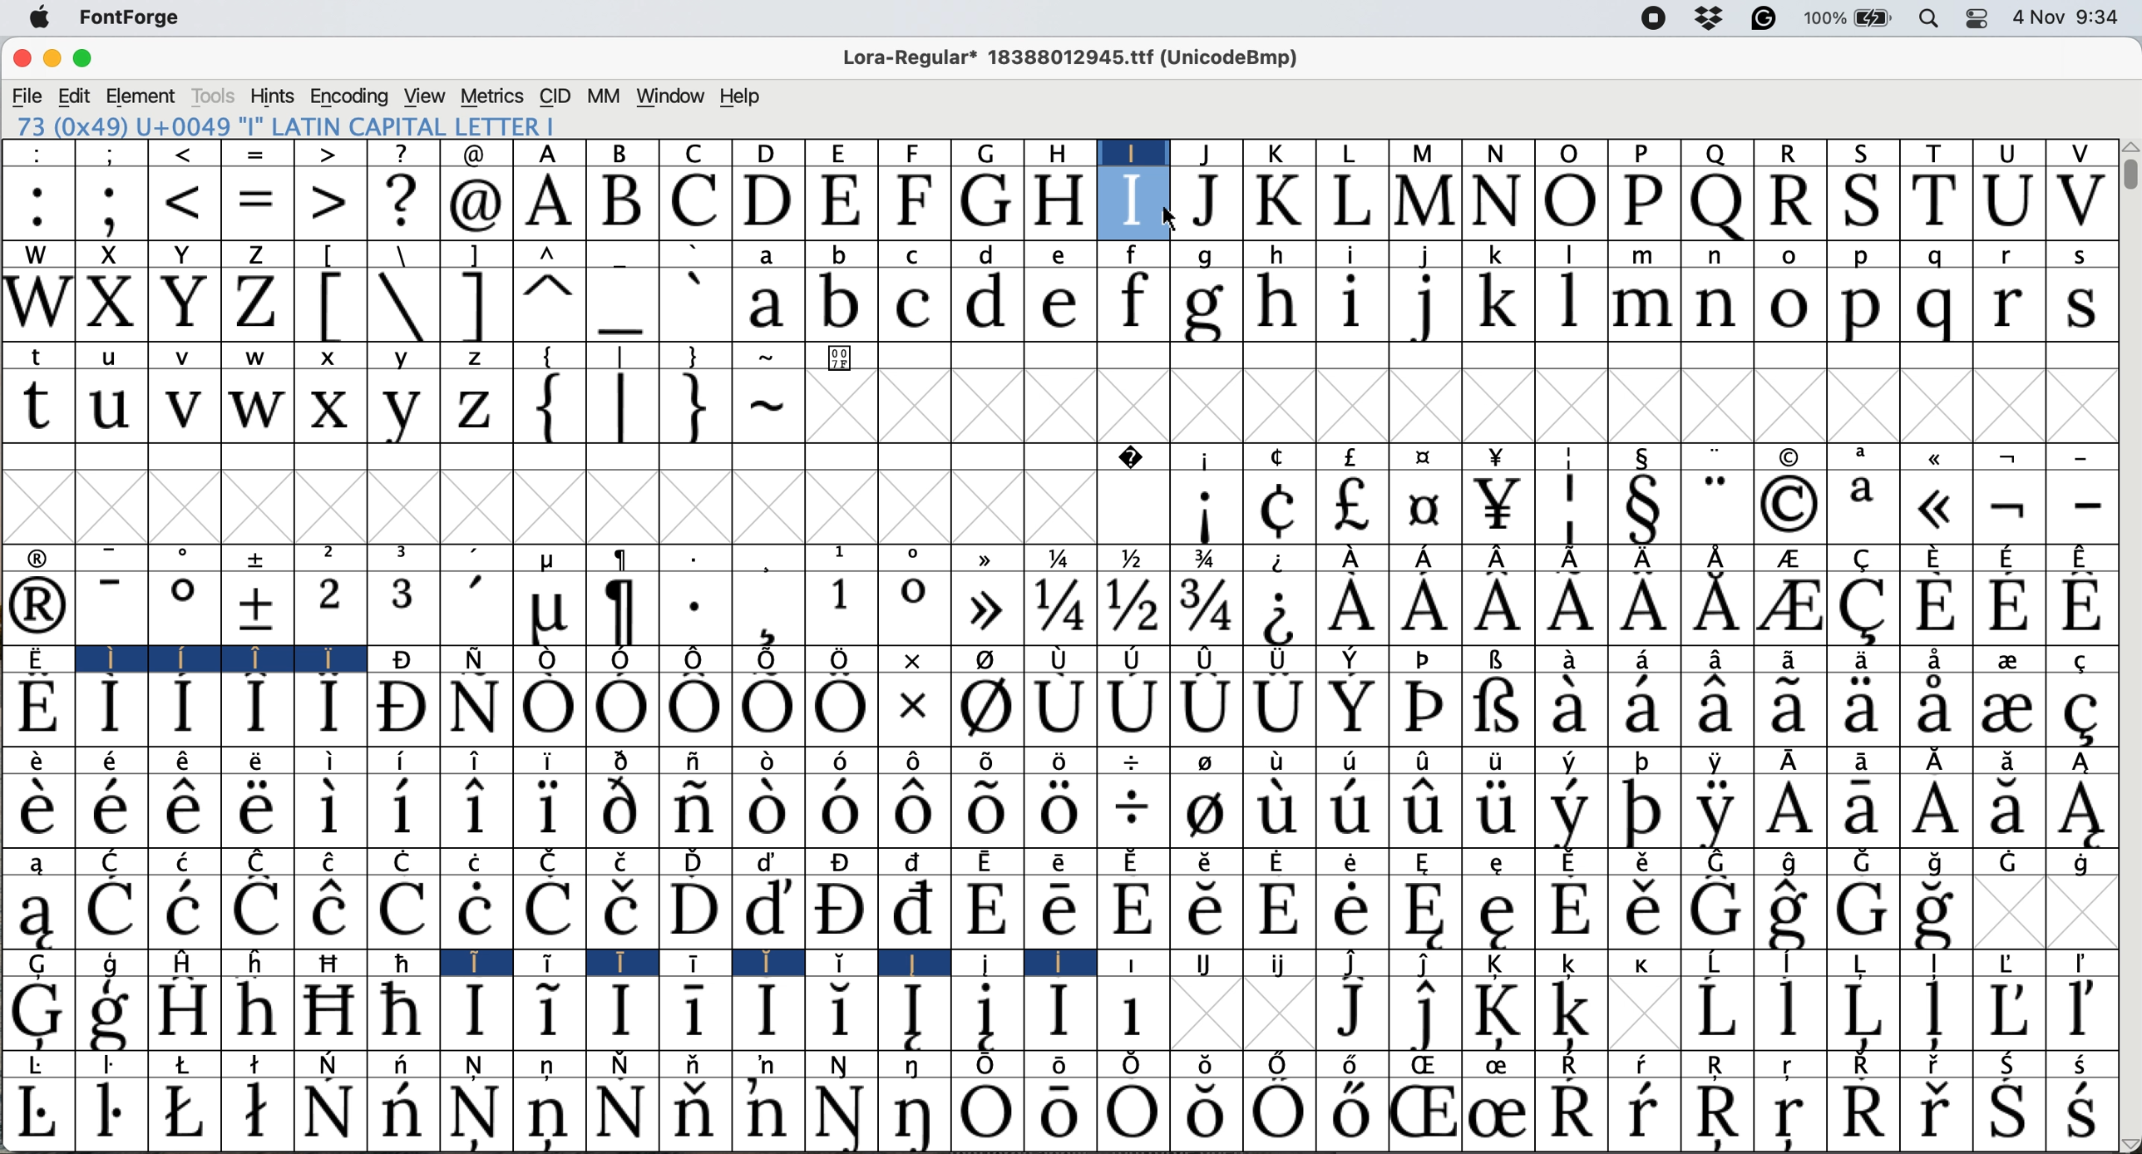  What do you see at coordinates (1061, 912) in the screenshot?
I see `Symbol` at bounding box center [1061, 912].